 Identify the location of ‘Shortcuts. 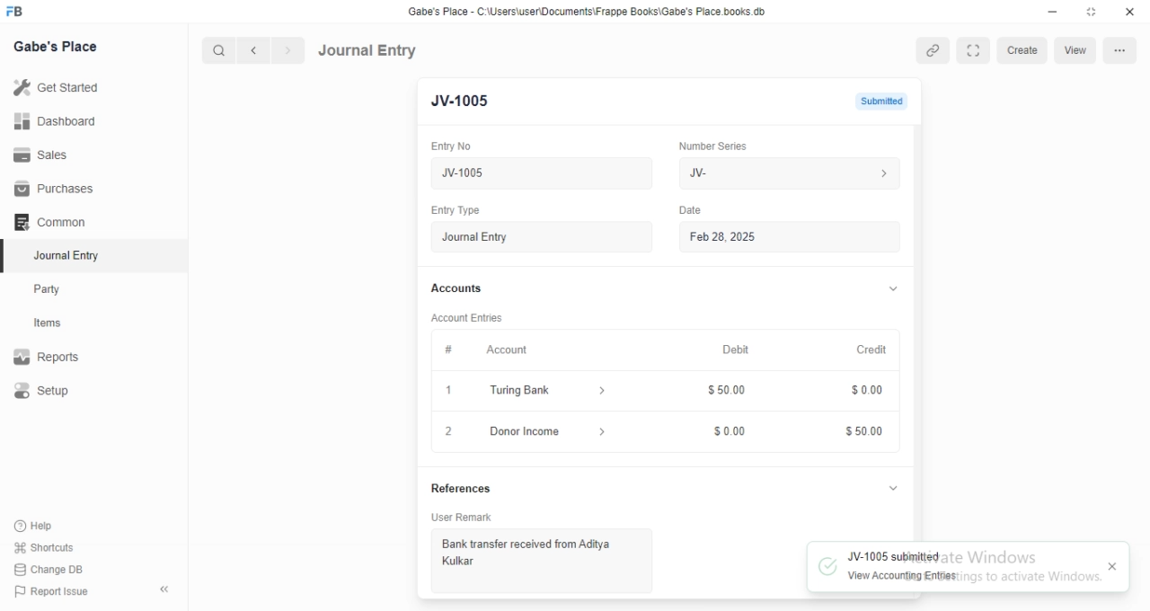
(56, 547).